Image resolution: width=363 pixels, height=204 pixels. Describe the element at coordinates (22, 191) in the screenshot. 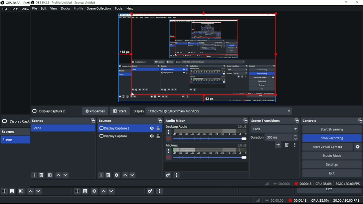

I see `Open scene filters` at that location.